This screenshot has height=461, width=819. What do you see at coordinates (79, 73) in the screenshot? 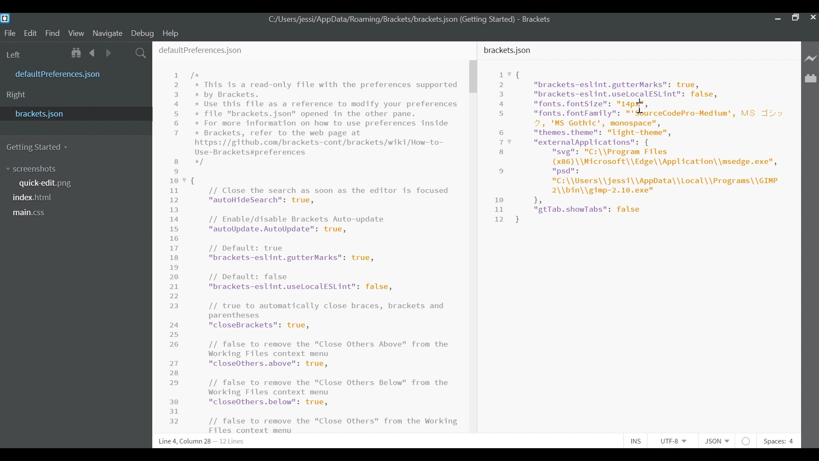
I see `defaultPreference.json` at bounding box center [79, 73].